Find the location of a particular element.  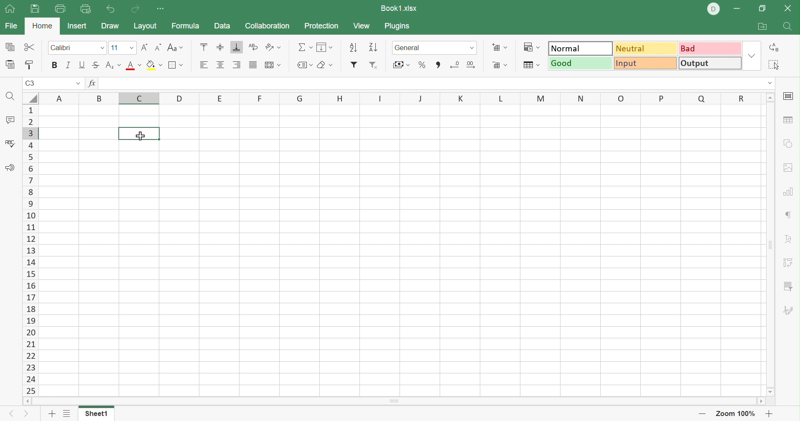

Merge and center is located at coordinates (273, 66).